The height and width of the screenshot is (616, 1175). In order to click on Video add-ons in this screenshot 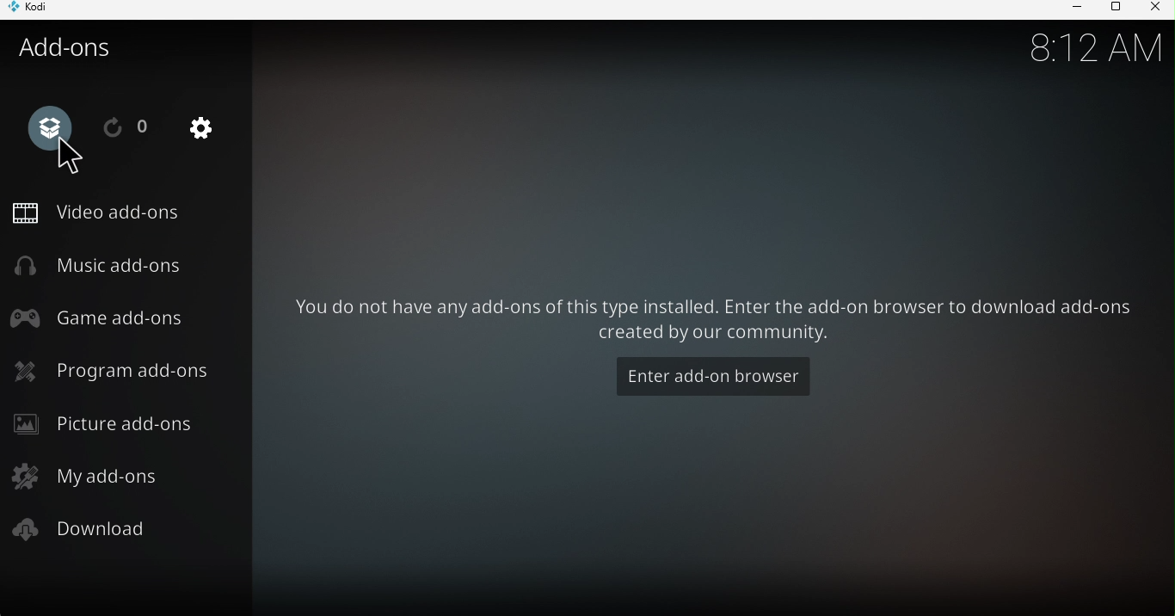, I will do `click(99, 212)`.